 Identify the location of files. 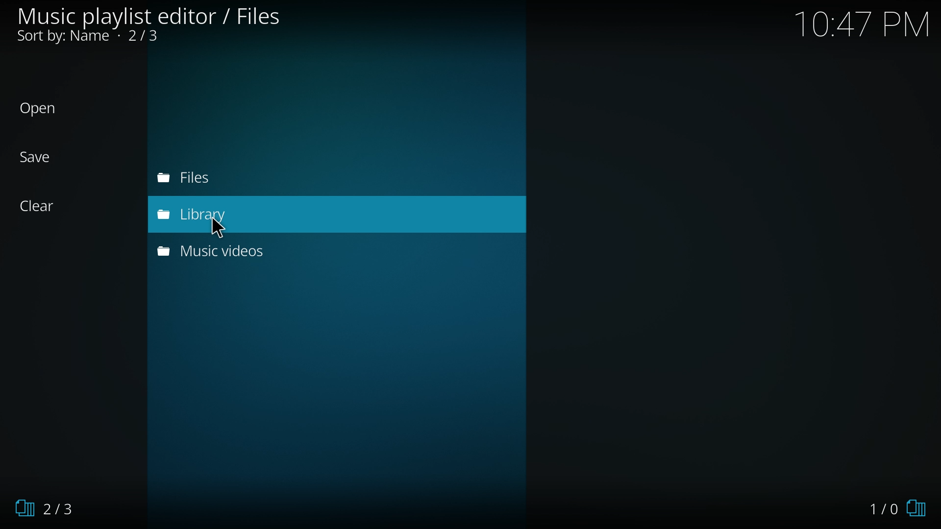
(204, 176).